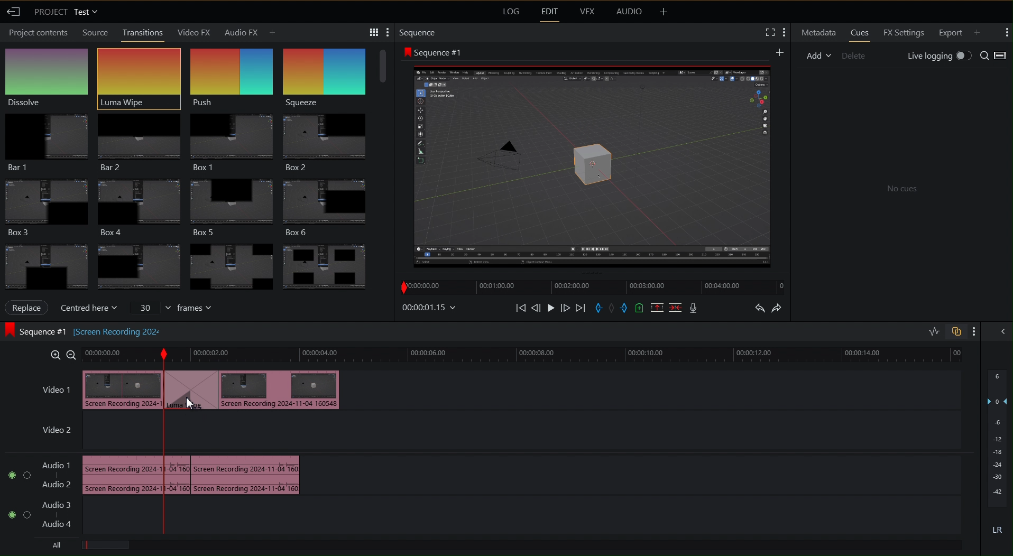  What do you see at coordinates (56, 544) in the screenshot?
I see `All` at bounding box center [56, 544].